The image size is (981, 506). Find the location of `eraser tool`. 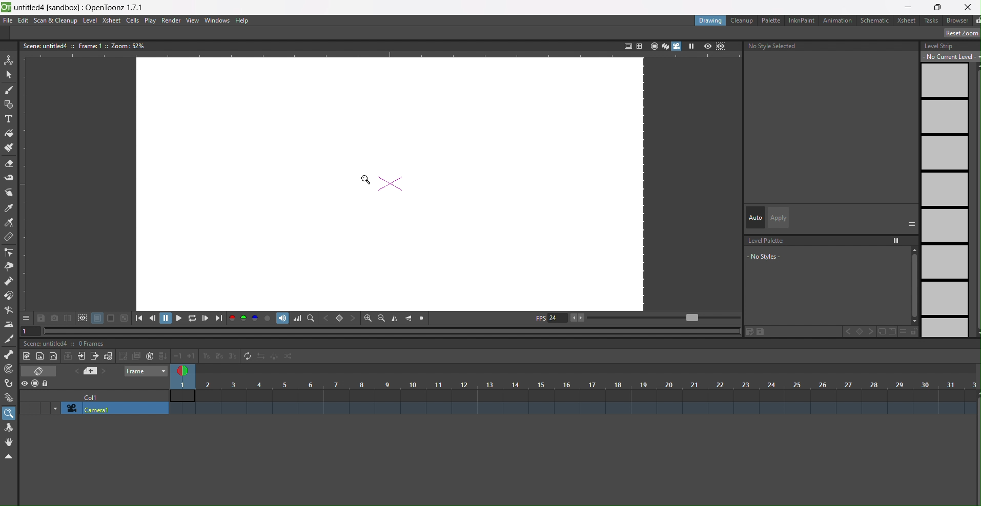

eraser tool is located at coordinates (9, 163).